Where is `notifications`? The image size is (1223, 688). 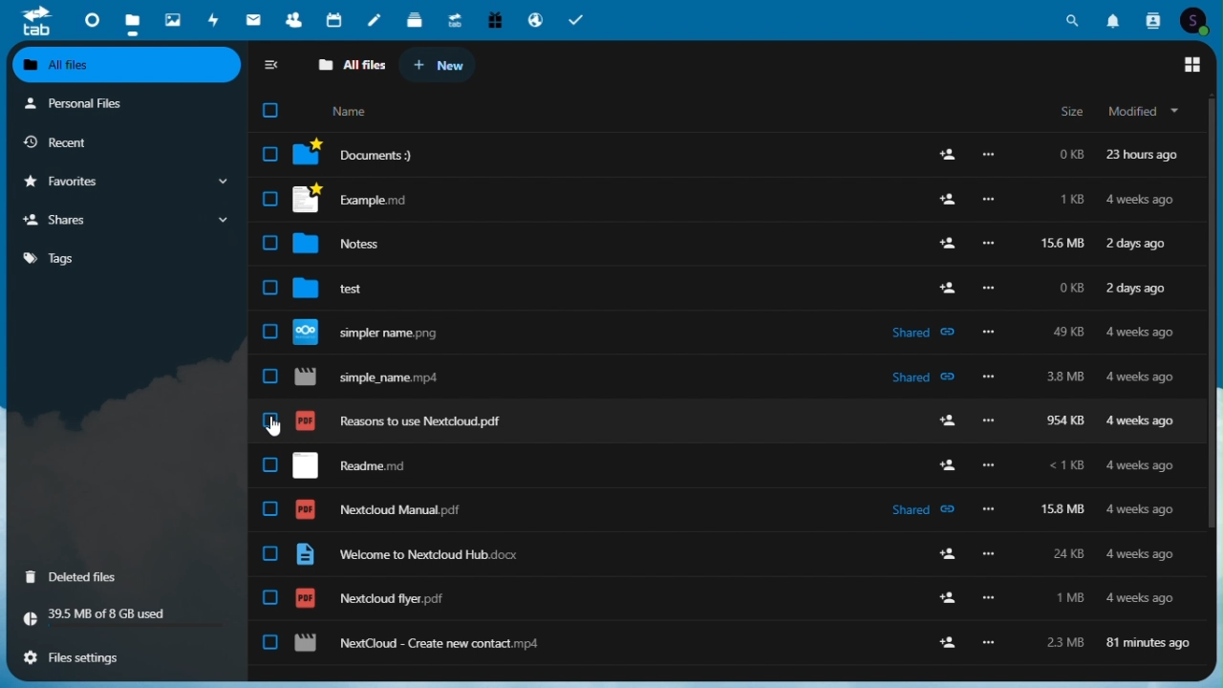
notifications is located at coordinates (1114, 19).